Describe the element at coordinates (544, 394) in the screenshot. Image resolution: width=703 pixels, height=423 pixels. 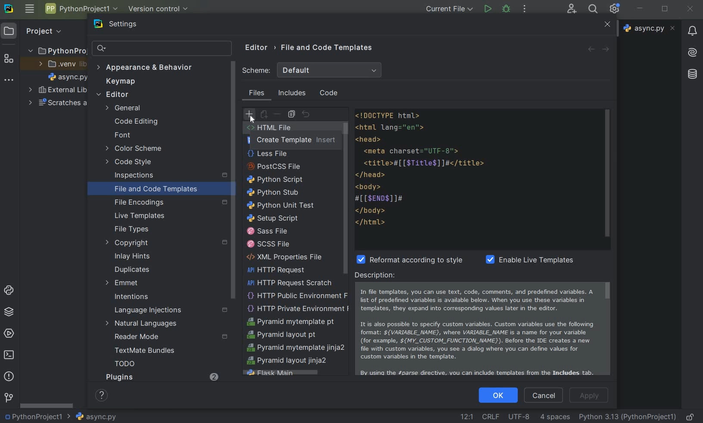
I see `cancel` at that location.